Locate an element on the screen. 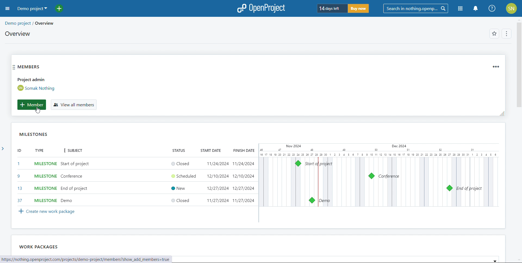  MILESTONE is located at coordinates (45, 200).